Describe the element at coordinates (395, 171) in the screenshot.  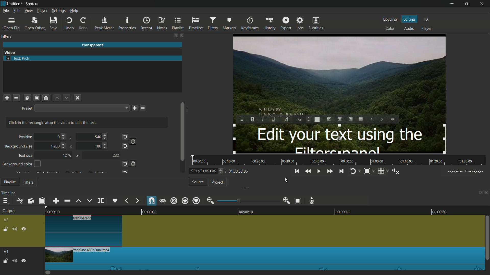
I see `show volume control` at that location.